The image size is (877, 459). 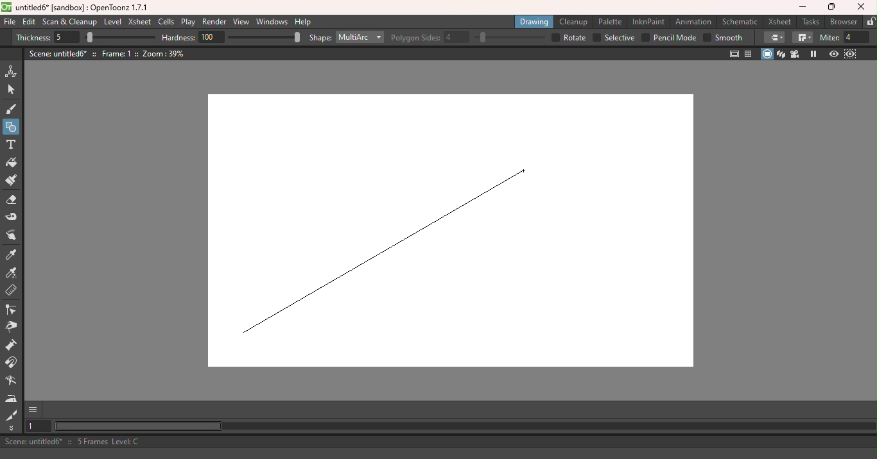 What do you see at coordinates (13, 346) in the screenshot?
I see `Pump tool` at bounding box center [13, 346].